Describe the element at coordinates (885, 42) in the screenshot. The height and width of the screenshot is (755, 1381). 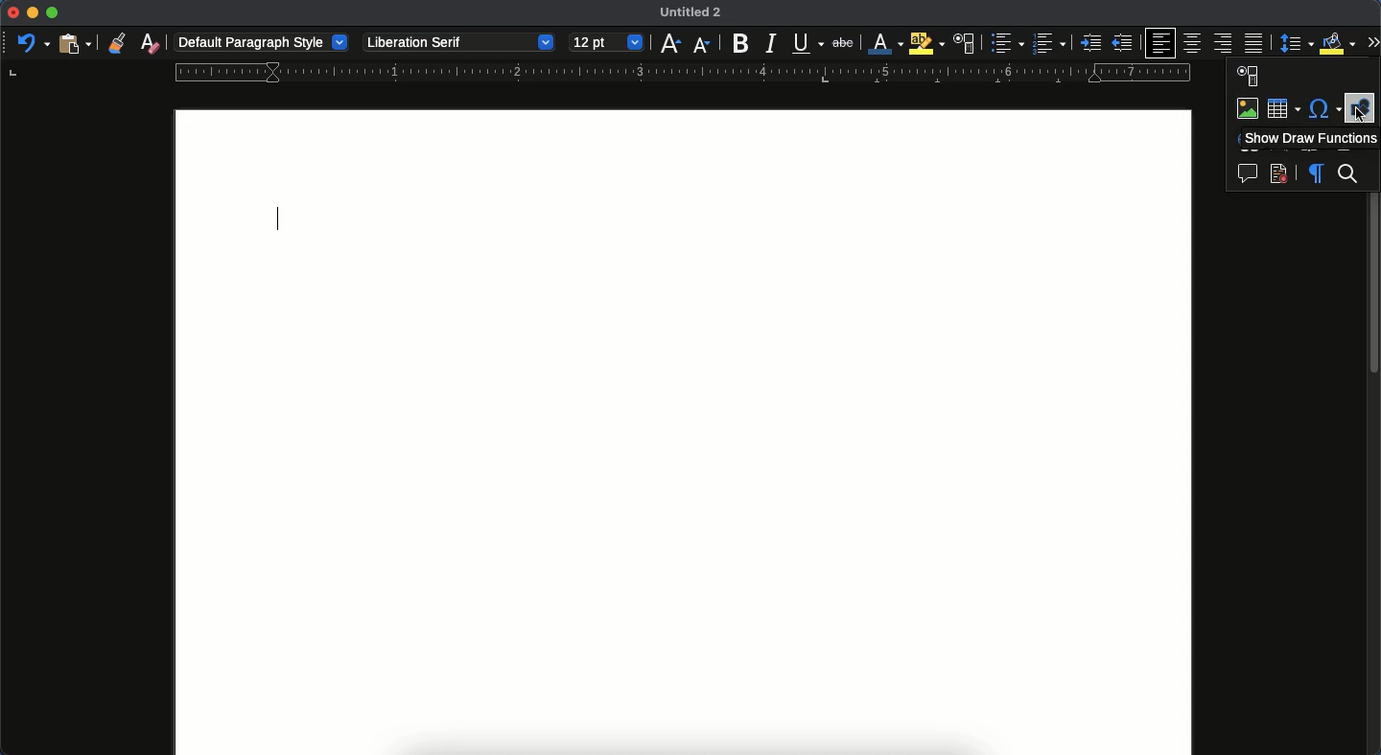
I see `font color` at that location.